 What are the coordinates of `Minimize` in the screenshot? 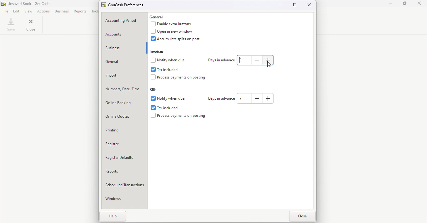 It's located at (282, 6).